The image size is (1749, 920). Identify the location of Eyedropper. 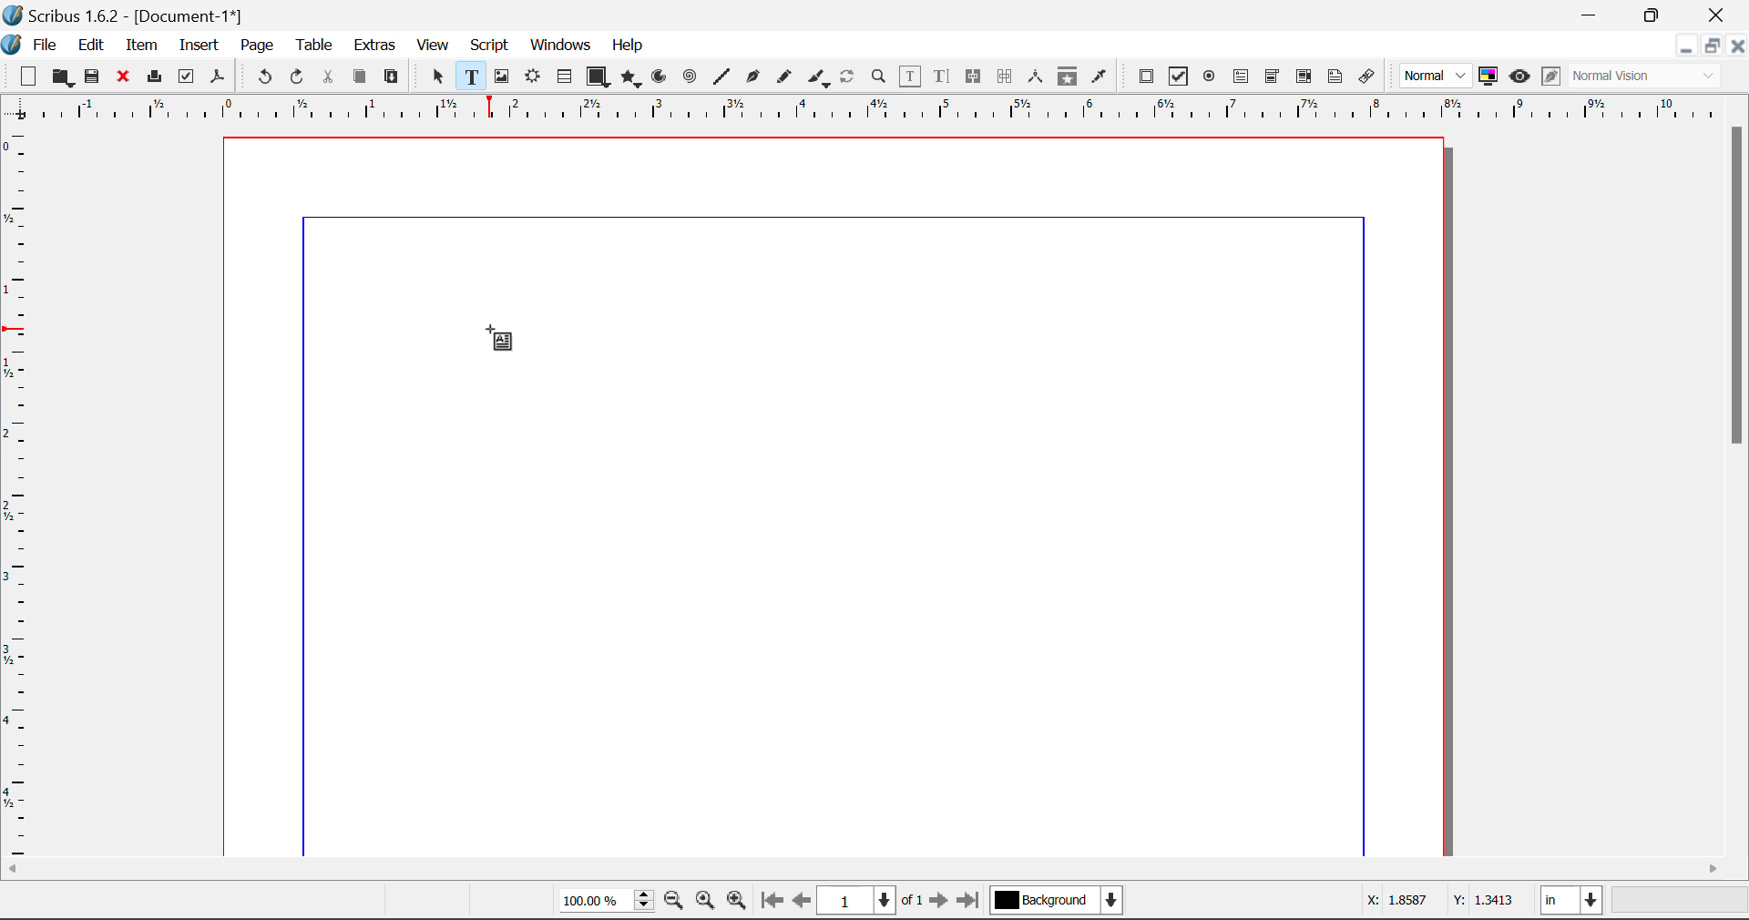
(1100, 76).